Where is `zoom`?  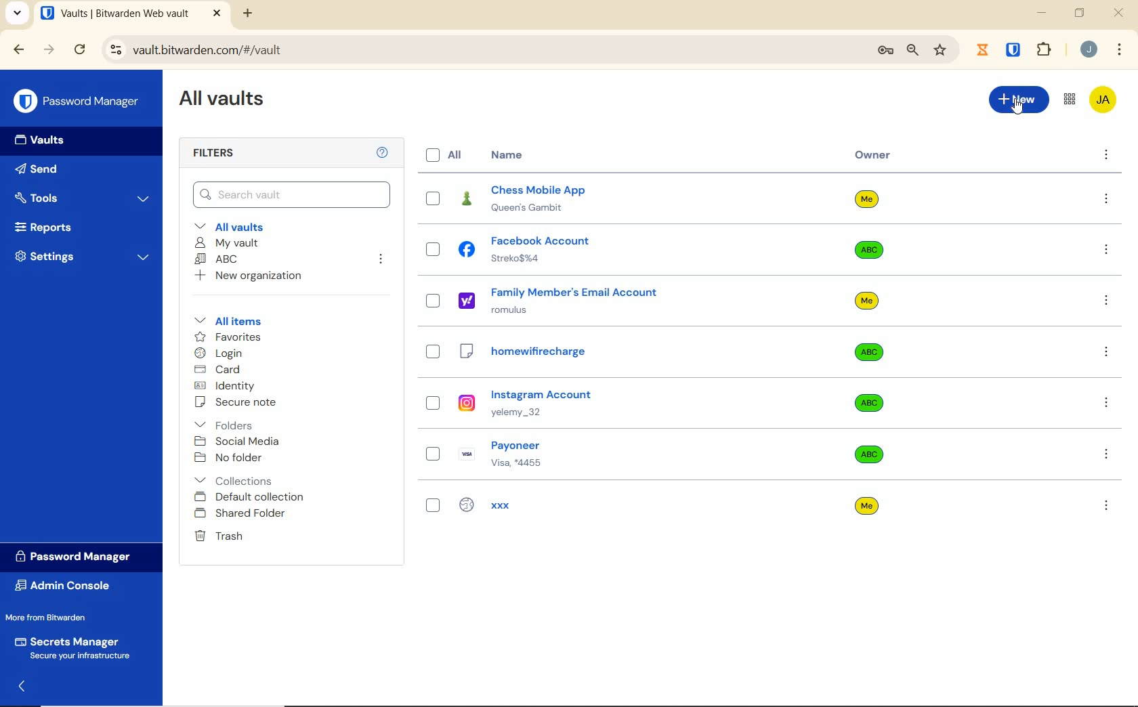
zoom is located at coordinates (911, 51).